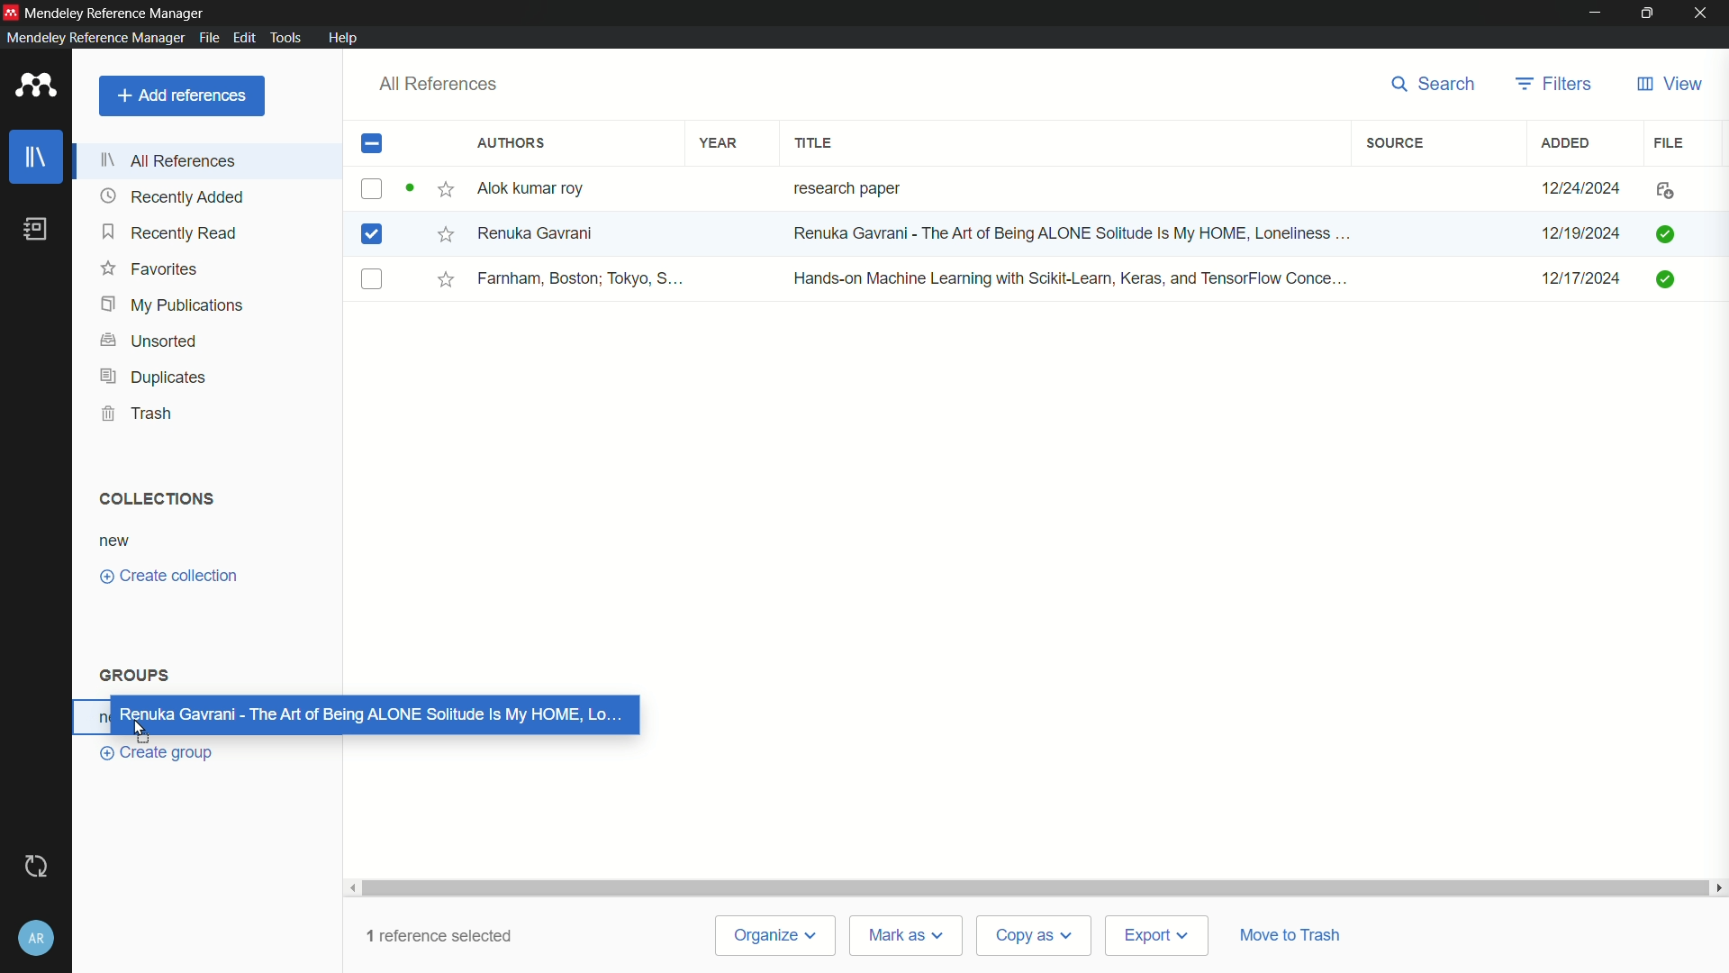  I want to click on minimize, so click(1596, 12).